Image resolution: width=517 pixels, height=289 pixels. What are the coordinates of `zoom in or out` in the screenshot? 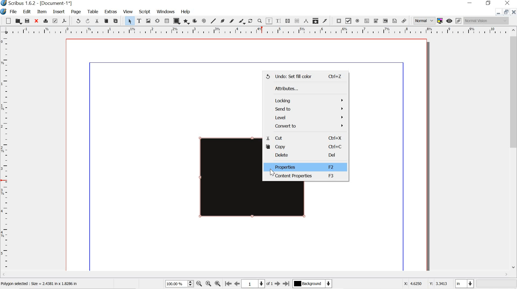 It's located at (260, 21).